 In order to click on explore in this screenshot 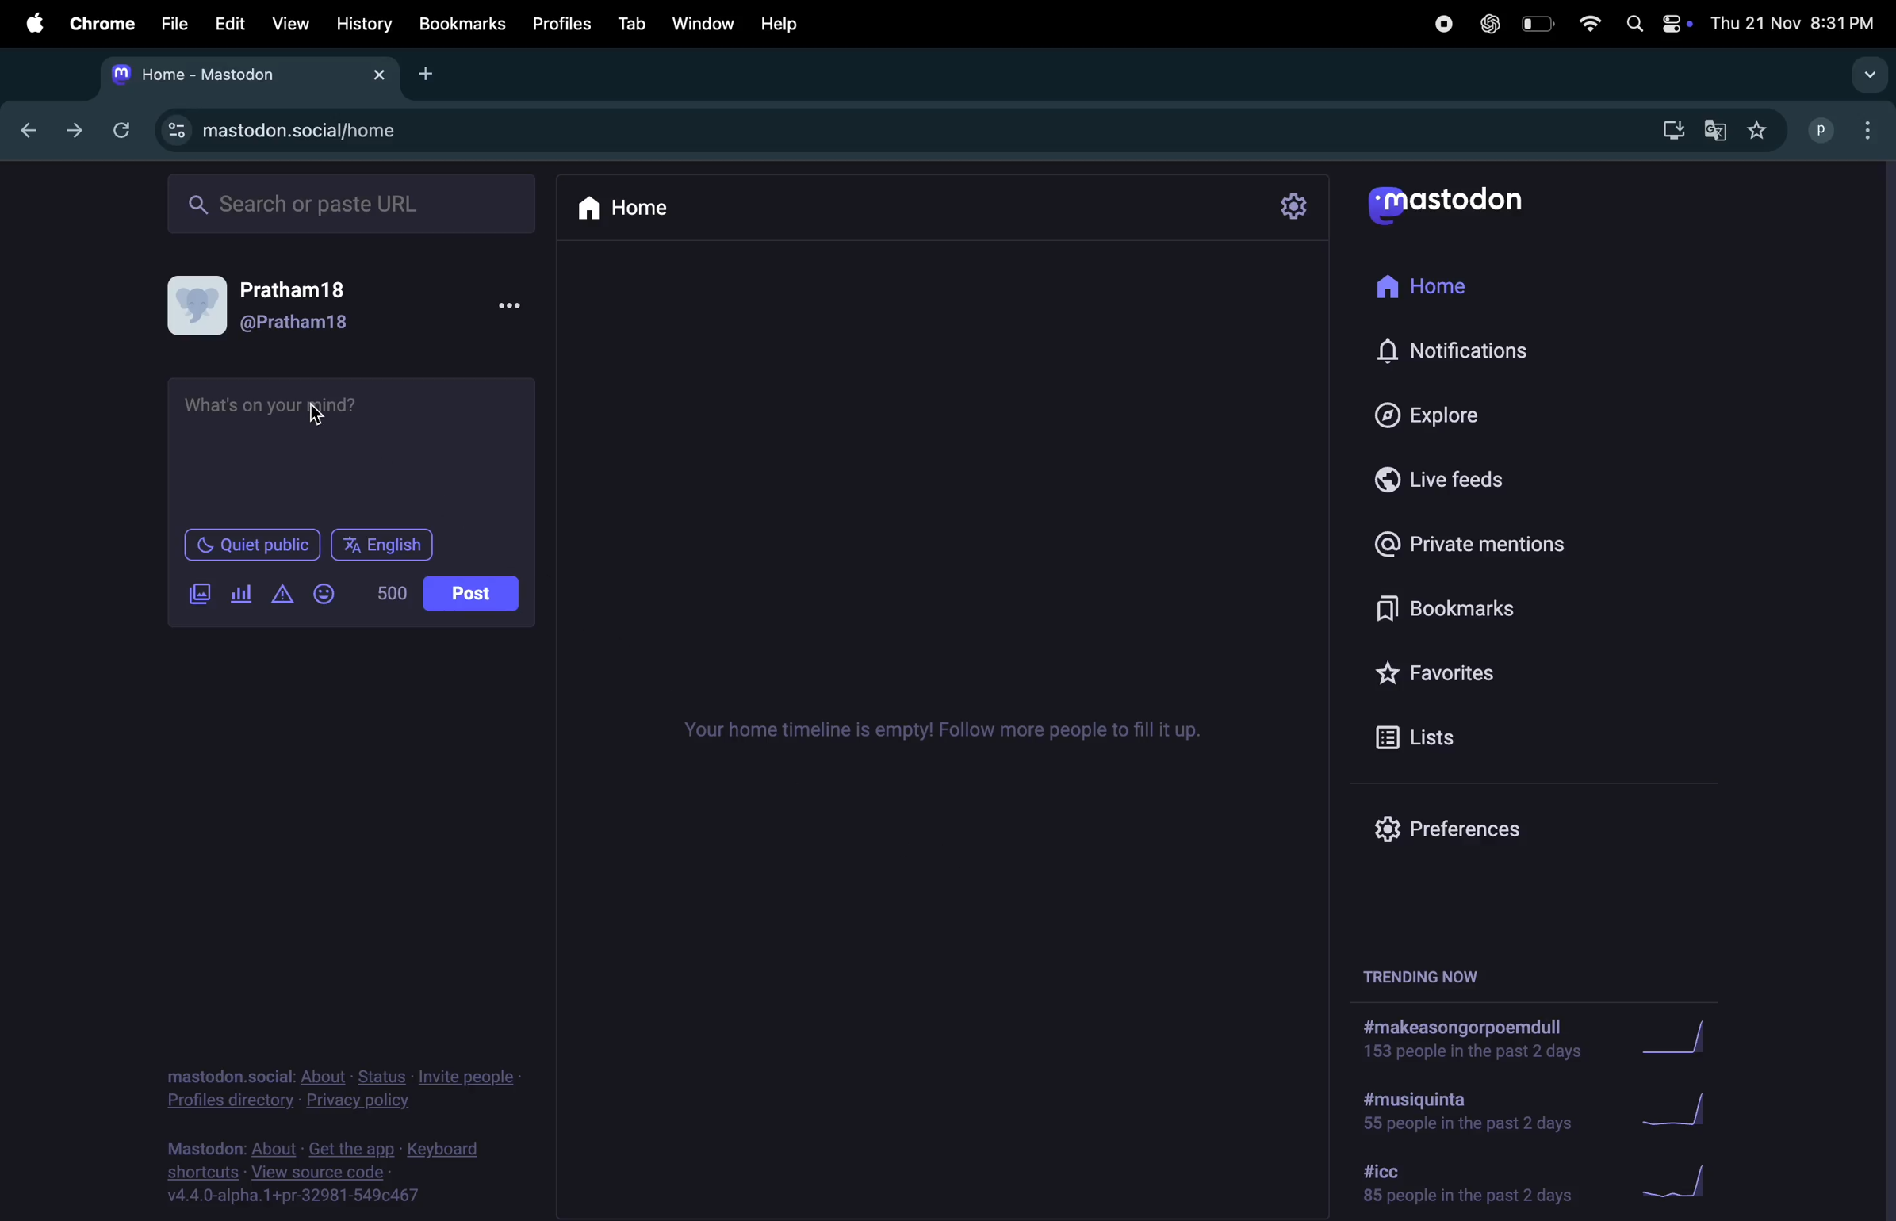, I will do `click(1442, 414)`.